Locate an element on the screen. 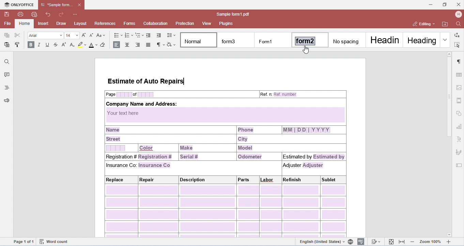 The width and height of the screenshot is (464, 246). vertical scroll bar is located at coordinates (449, 102).